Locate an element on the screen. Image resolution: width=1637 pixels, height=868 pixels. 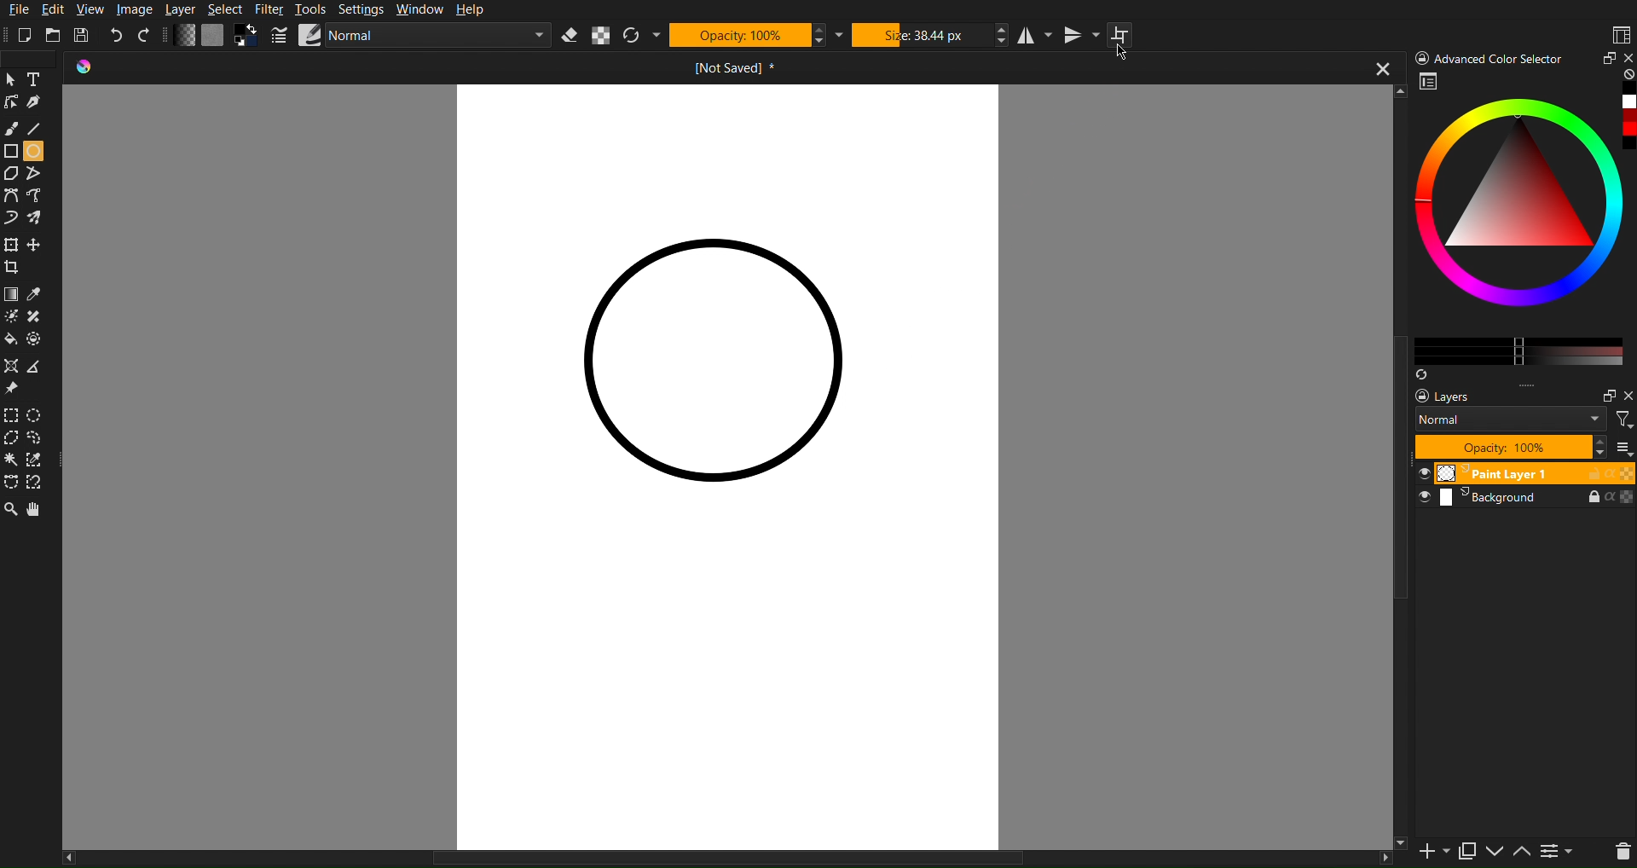
close is located at coordinates (1627, 58).